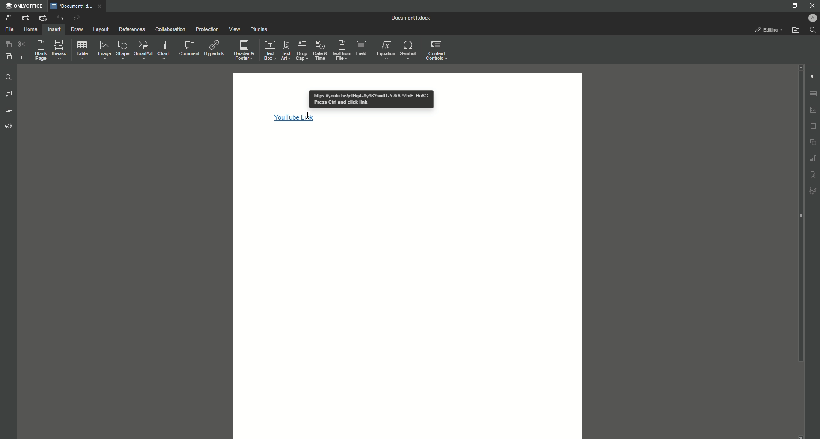 The width and height of the screenshot is (820, 439). I want to click on Equation, so click(386, 50).